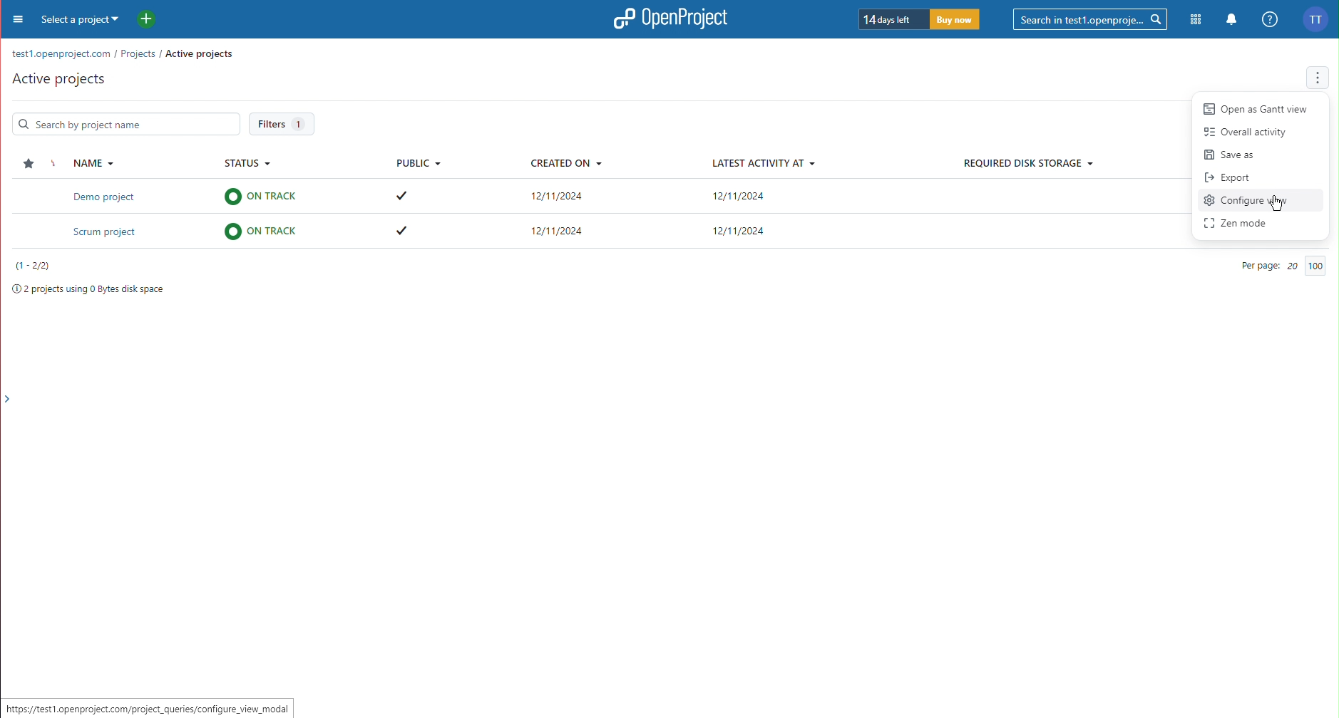  I want to click on OpenProject, so click(669, 18).